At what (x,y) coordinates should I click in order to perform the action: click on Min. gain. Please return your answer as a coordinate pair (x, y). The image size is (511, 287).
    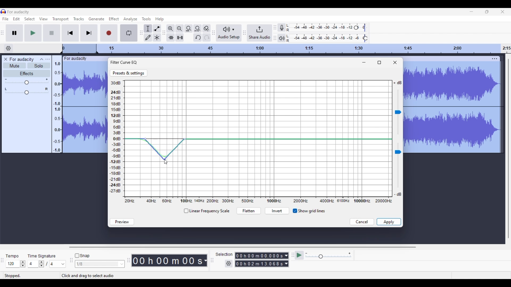
    Looking at the image, I should click on (6, 79).